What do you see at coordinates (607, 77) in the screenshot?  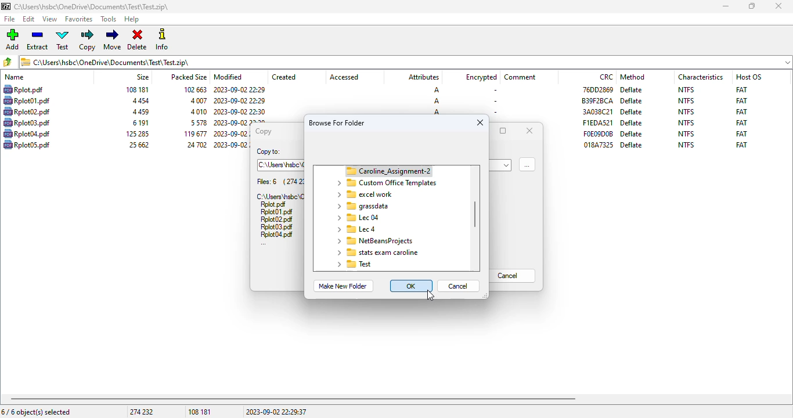 I see `CRC` at bounding box center [607, 77].